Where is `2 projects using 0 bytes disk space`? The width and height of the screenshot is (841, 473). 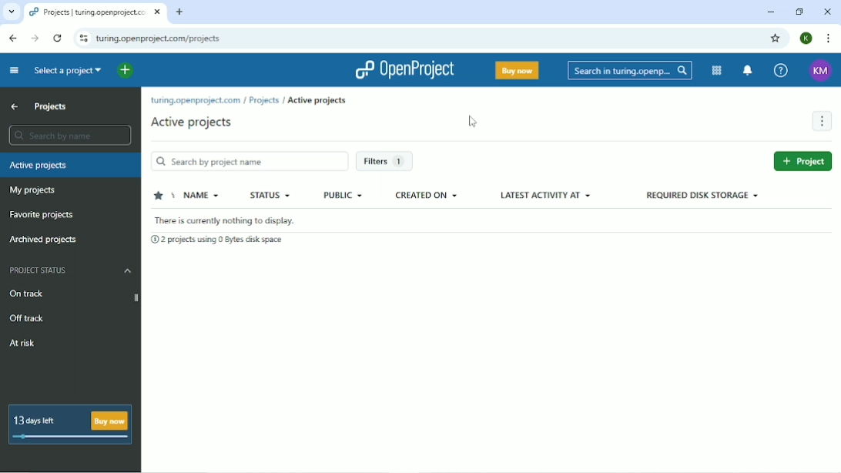
2 projects using 0 bytes disk space is located at coordinates (219, 241).